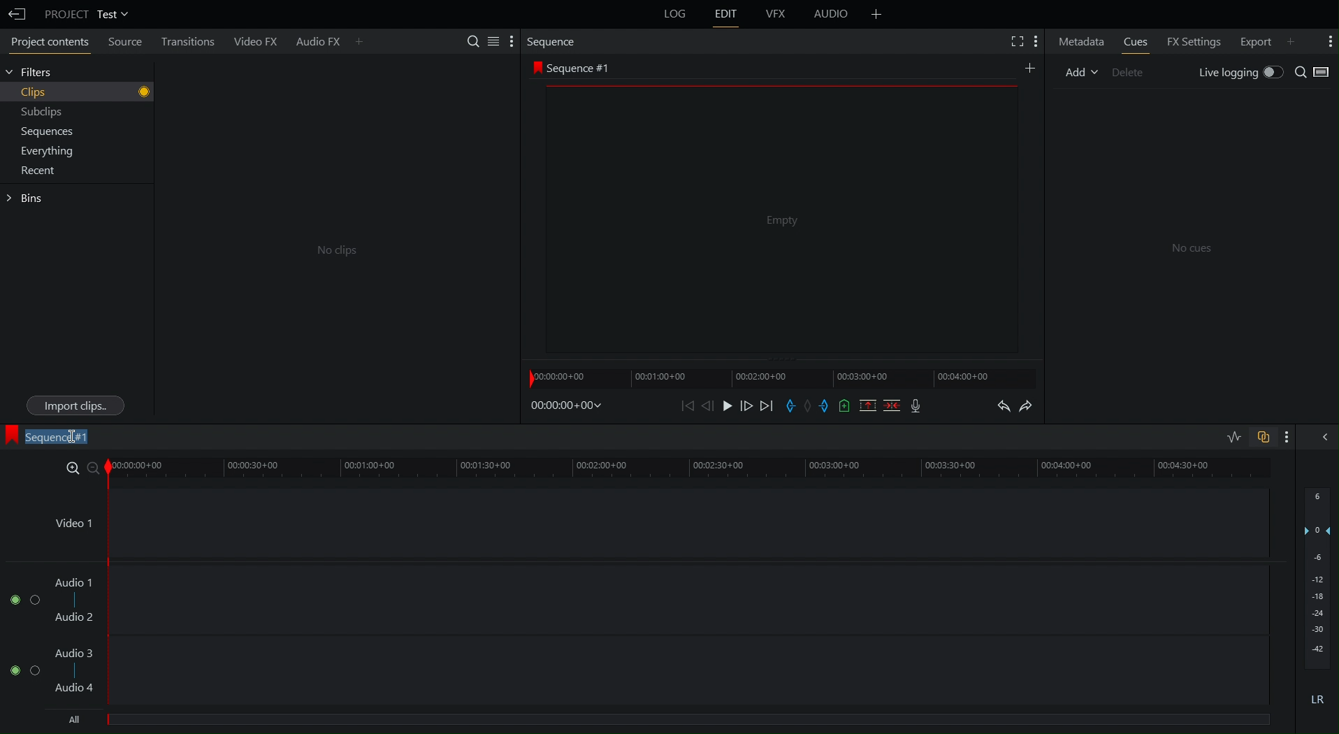 The image size is (1339, 734). I want to click on Search Settings, so click(490, 41).